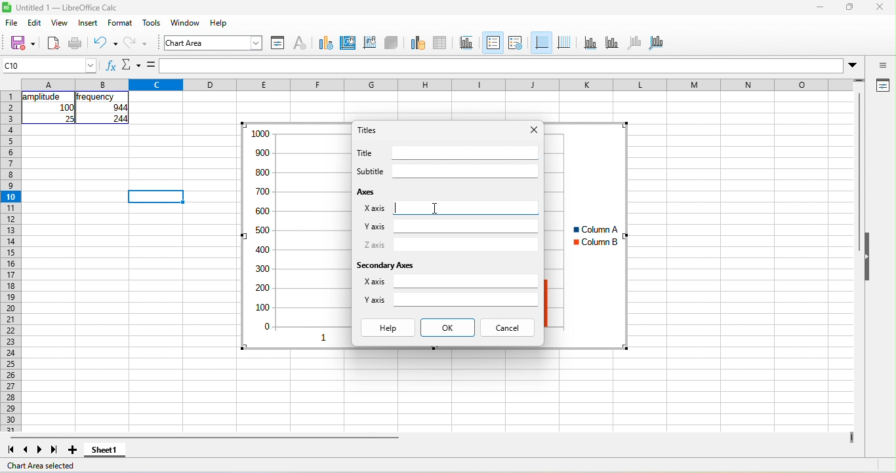 This screenshot has width=896, height=473. I want to click on X axis, so click(375, 208).